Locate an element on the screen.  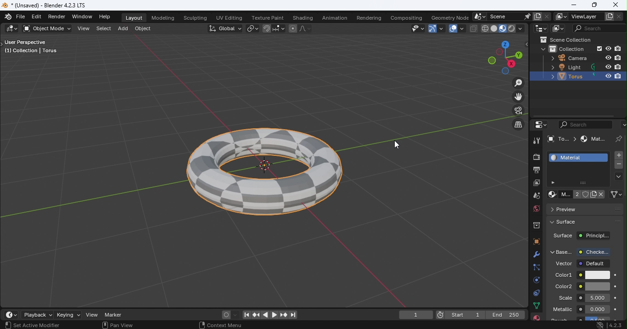
Light is located at coordinates (560, 67).